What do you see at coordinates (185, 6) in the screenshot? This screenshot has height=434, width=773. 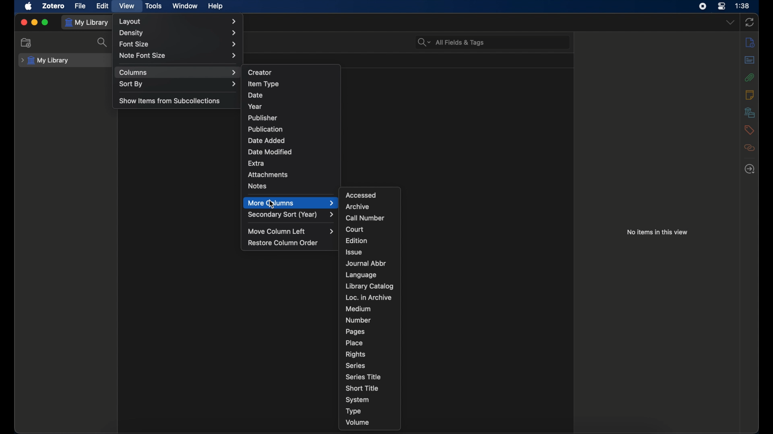 I see `window` at bounding box center [185, 6].